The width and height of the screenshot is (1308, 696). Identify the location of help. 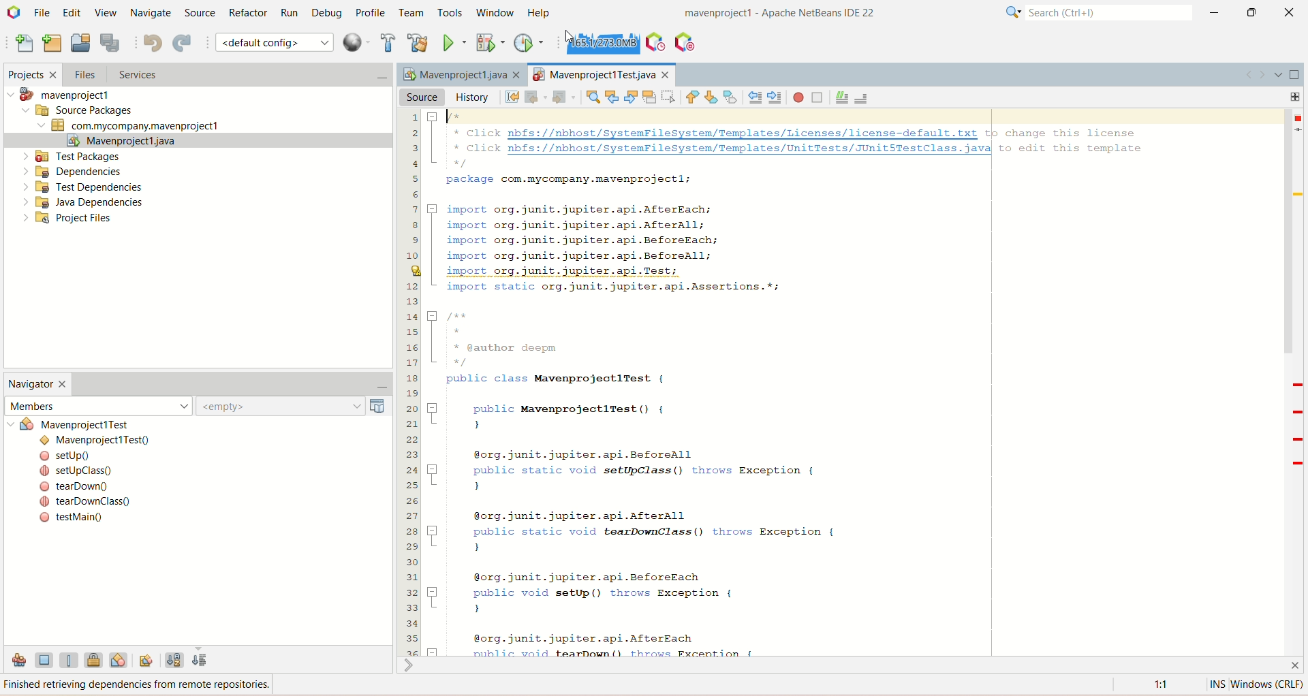
(542, 12).